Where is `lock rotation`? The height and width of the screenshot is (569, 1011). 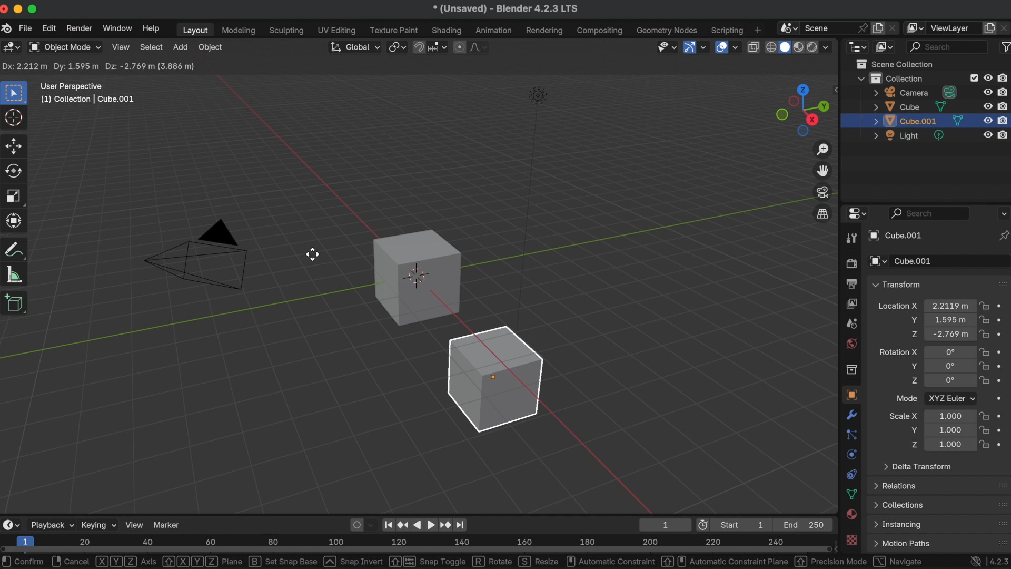
lock rotation is located at coordinates (986, 381).